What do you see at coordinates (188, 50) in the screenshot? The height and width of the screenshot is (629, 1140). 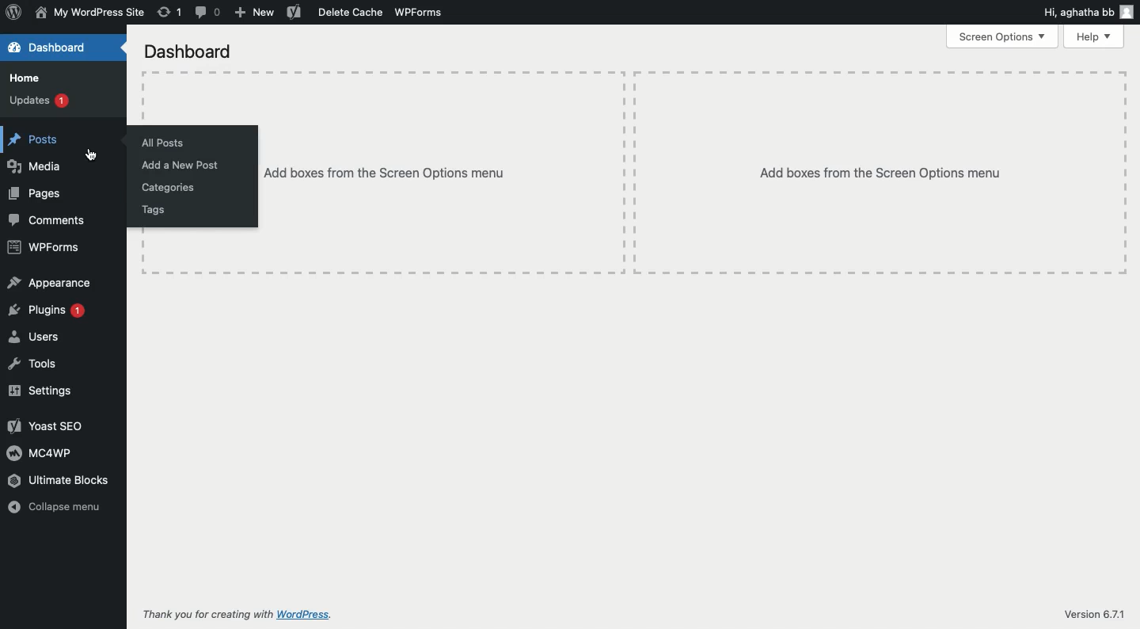 I see `Dashboard` at bounding box center [188, 50].